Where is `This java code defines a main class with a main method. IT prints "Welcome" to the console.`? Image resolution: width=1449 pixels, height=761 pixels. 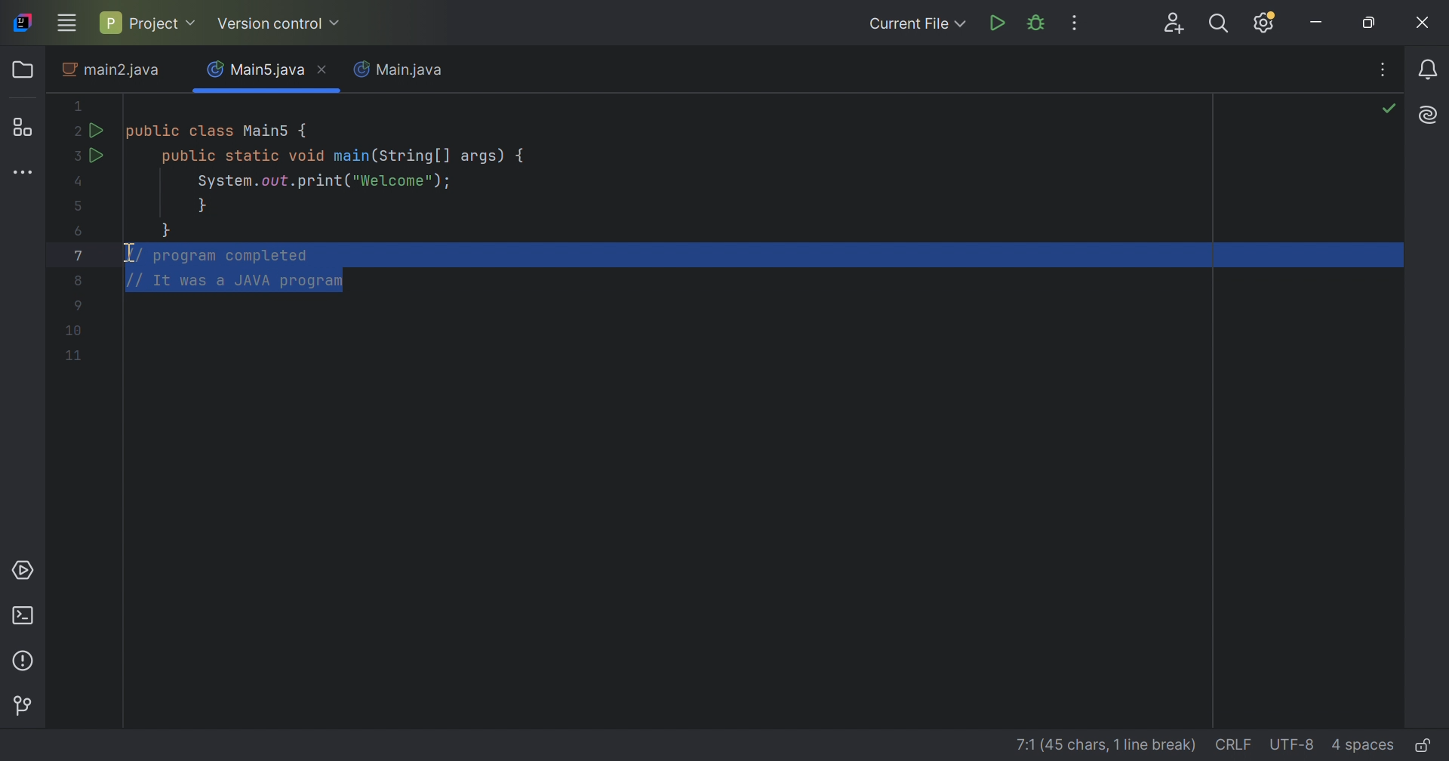 This java code defines a main class with a main method. IT prints "Welcome" to the console. is located at coordinates (299, 165).